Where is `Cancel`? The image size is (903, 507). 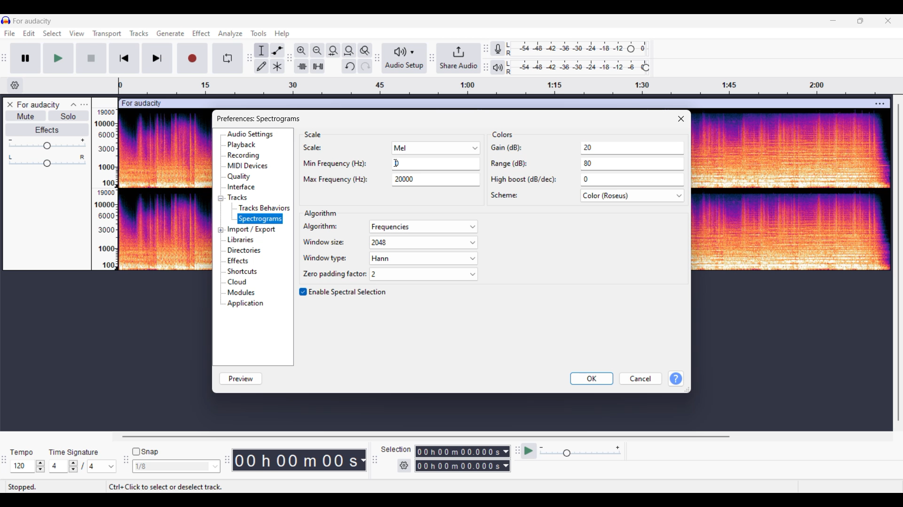
Cancel is located at coordinates (641, 378).